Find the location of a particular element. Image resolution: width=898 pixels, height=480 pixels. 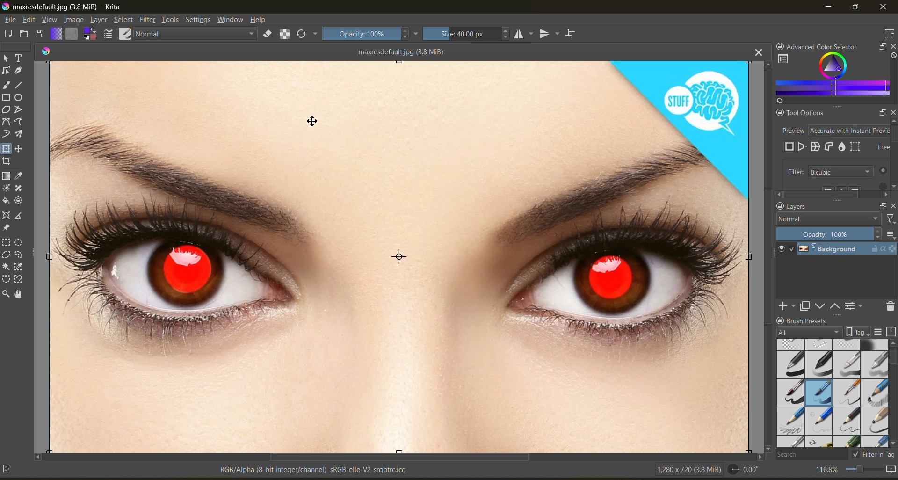

float docker is located at coordinates (882, 47).